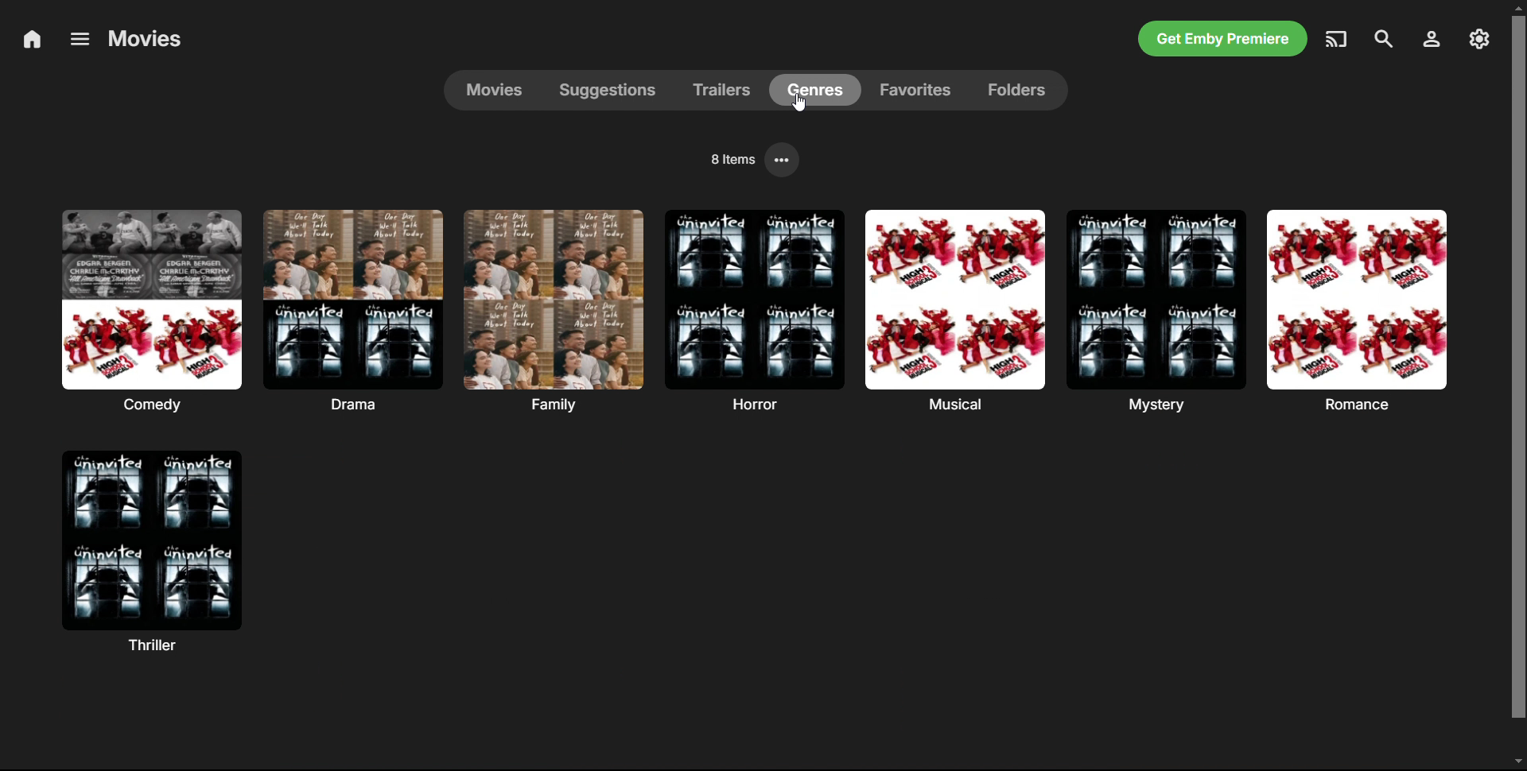 This screenshot has width=1527, height=771. I want to click on movies, so click(495, 90).